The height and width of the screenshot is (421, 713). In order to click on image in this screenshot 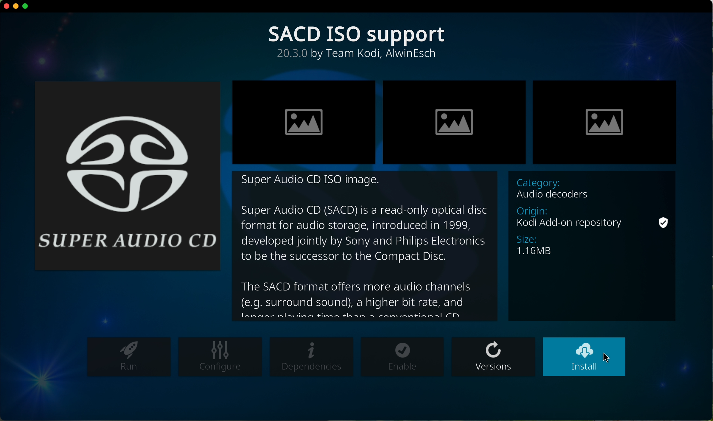, I will do `click(454, 121)`.